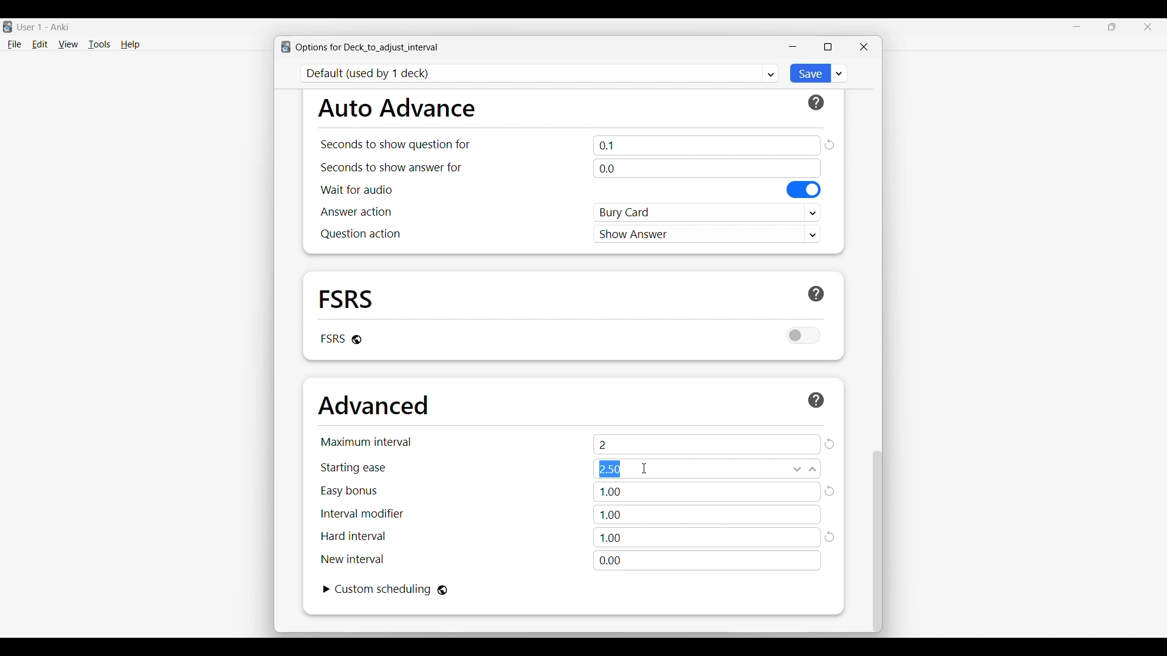 This screenshot has width=1167, height=656. I want to click on Minimize window, so click(793, 47).